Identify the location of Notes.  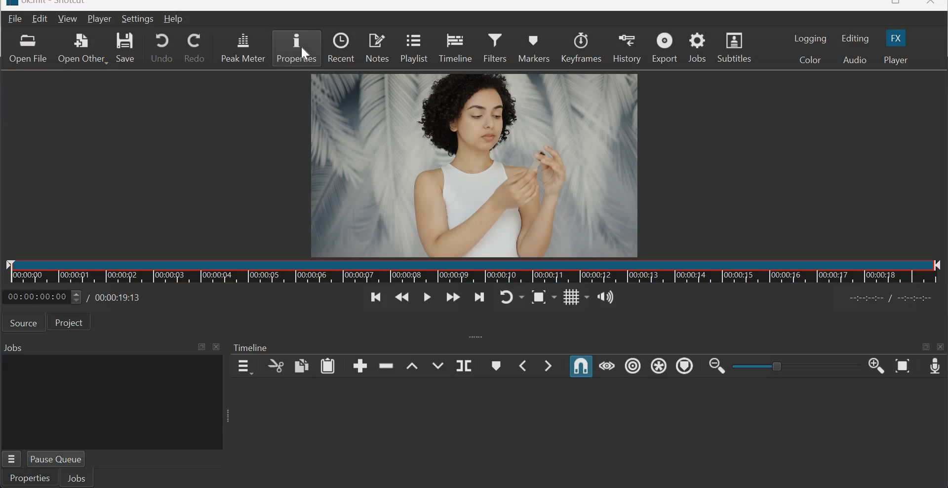
(378, 48).